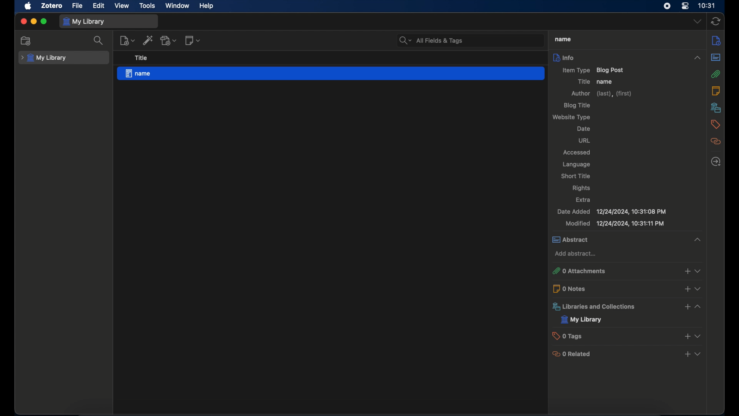 The height and width of the screenshot is (416, 739). Describe the element at coordinates (594, 70) in the screenshot. I see `item type` at that location.